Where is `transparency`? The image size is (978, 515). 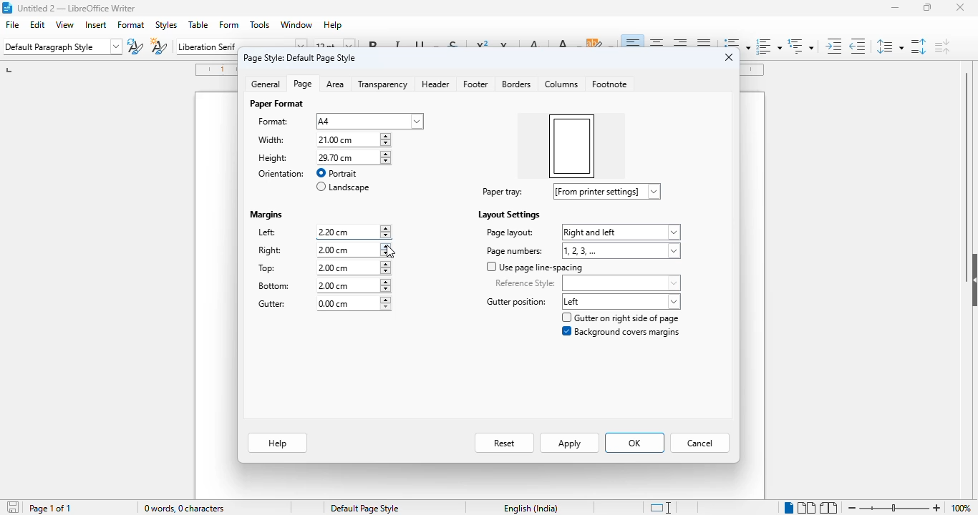
transparency is located at coordinates (383, 84).